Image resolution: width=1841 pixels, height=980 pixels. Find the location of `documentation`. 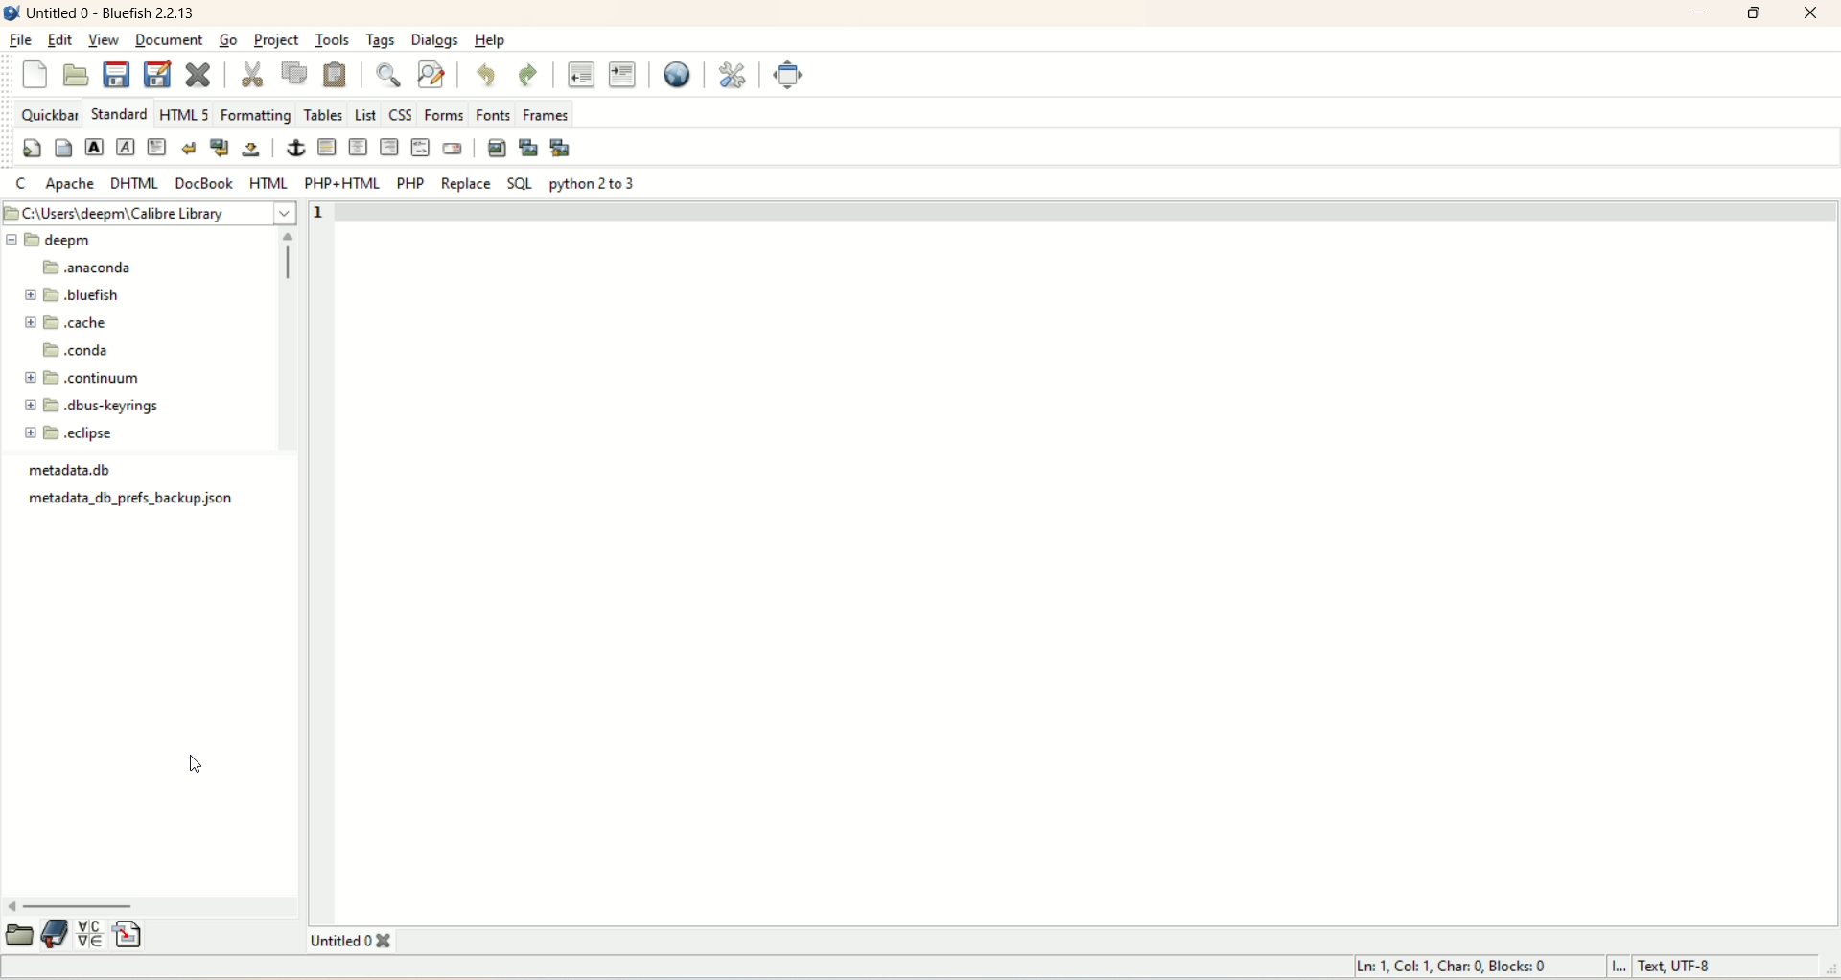

documentation is located at coordinates (56, 934).